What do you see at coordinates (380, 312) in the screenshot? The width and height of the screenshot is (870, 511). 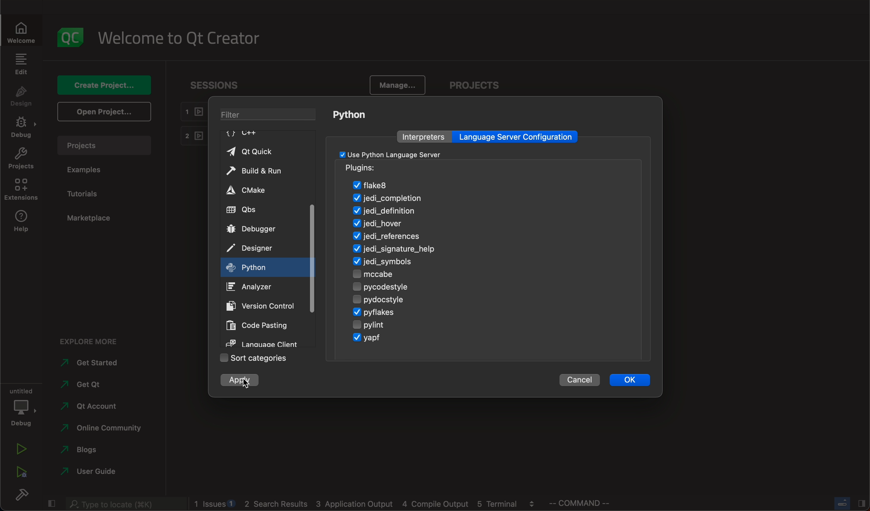 I see `pyflakes` at bounding box center [380, 312].